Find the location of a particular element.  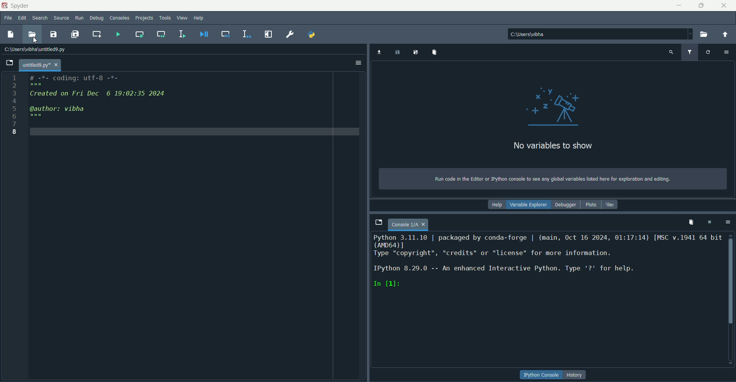

numbers is located at coordinates (15, 104).